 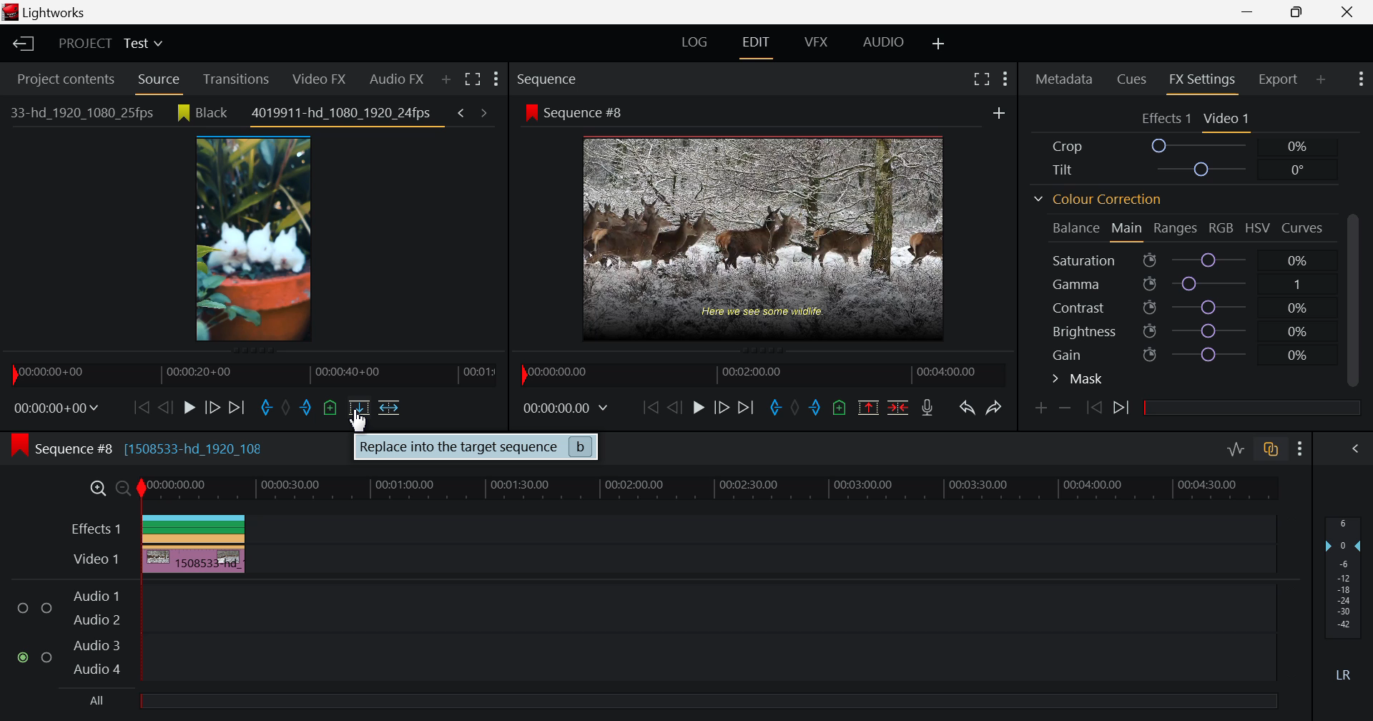 I want to click on Mask, so click(x=1080, y=379).